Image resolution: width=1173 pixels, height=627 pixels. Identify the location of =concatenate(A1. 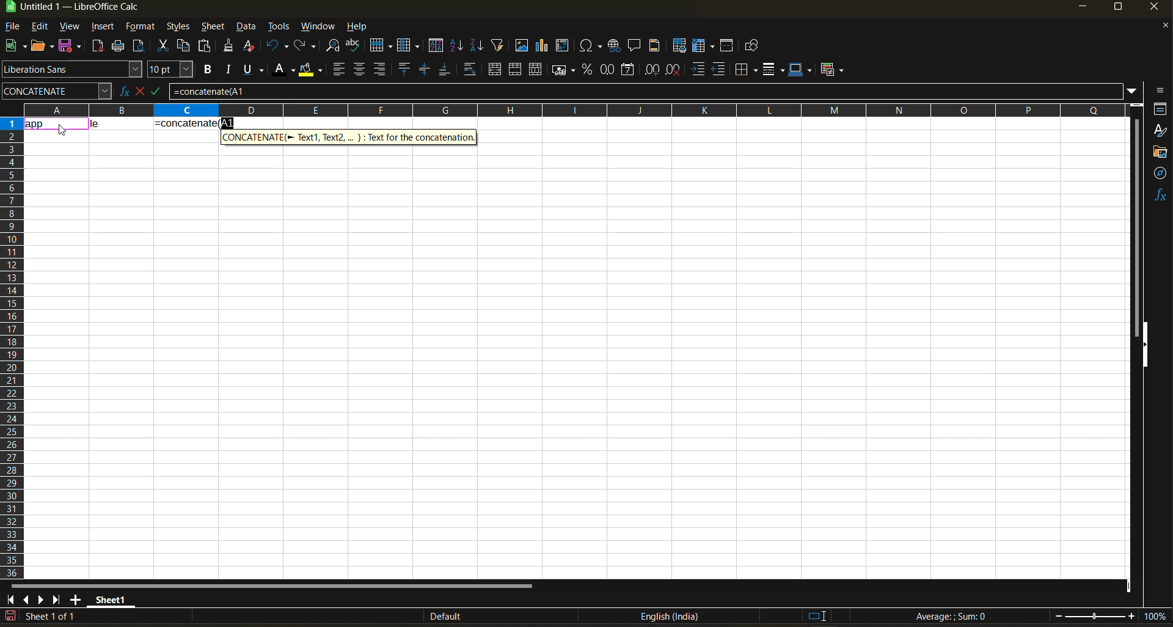
(646, 91).